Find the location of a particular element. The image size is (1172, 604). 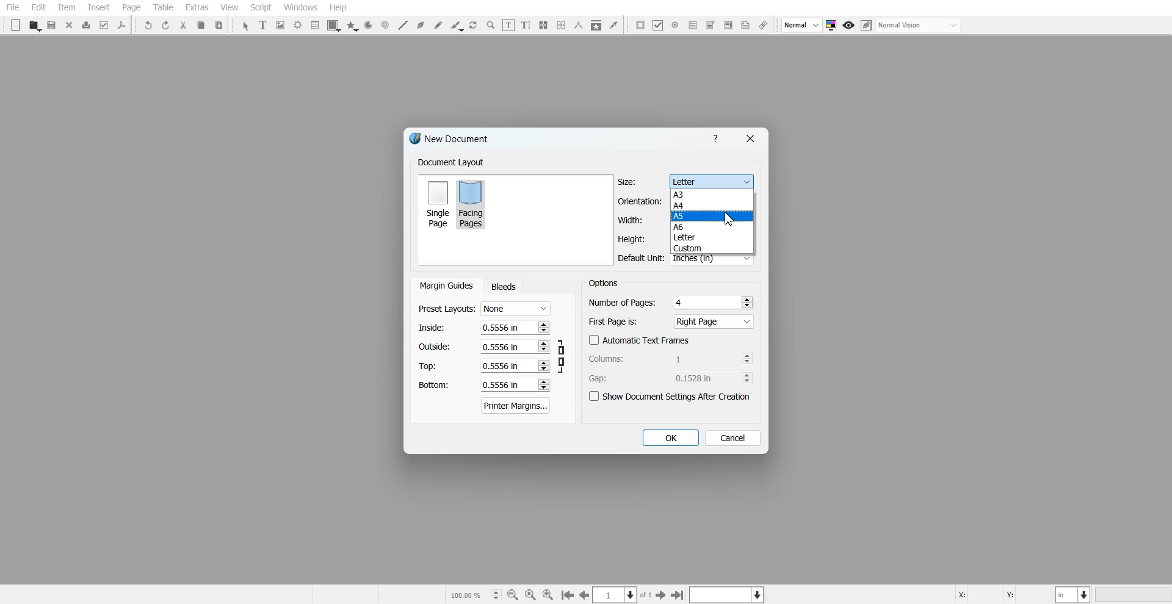

Close is located at coordinates (70, 24).